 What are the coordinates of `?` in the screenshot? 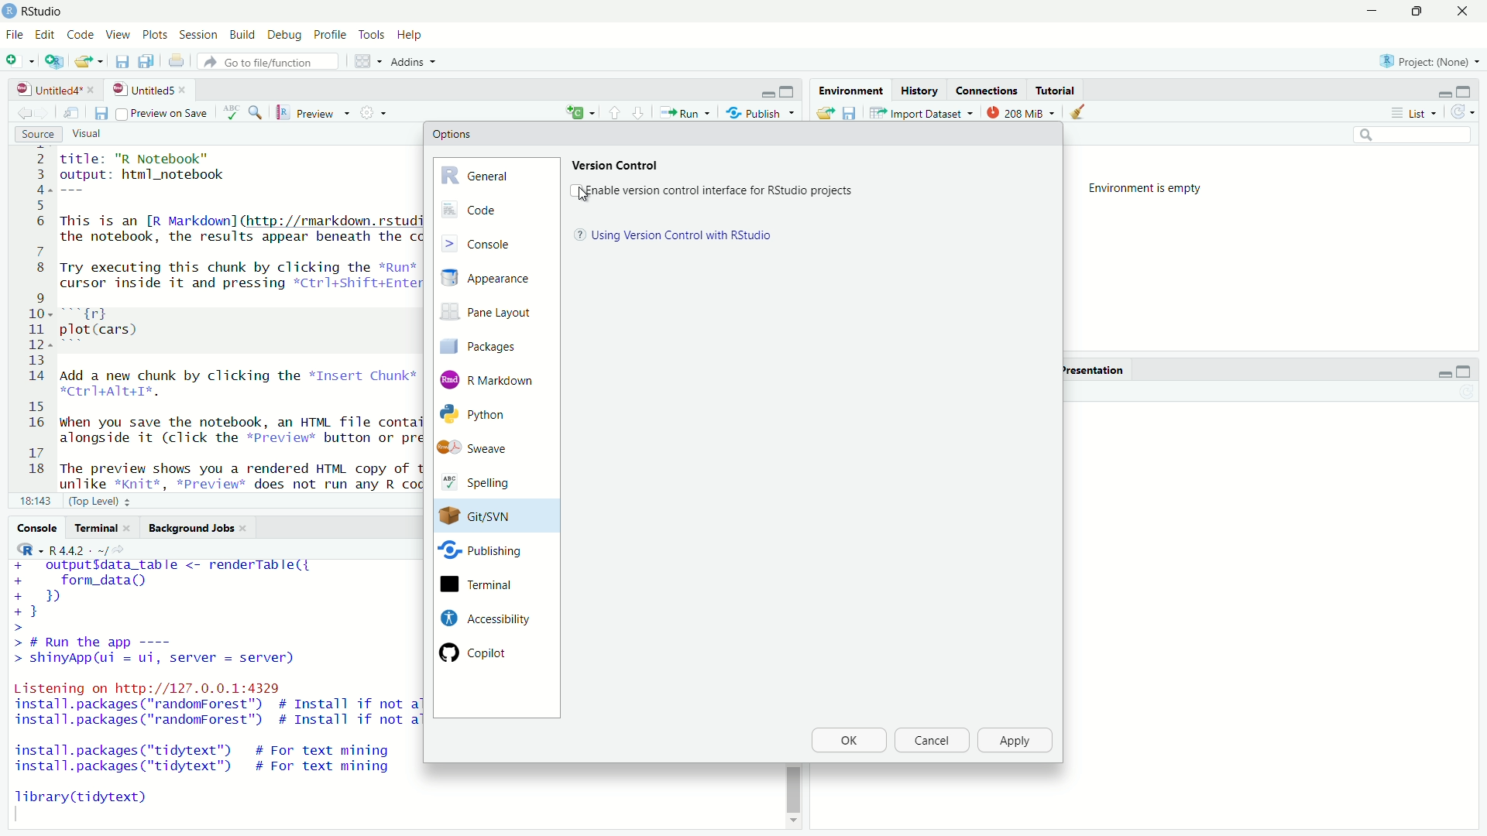 It's located at (578, 235).